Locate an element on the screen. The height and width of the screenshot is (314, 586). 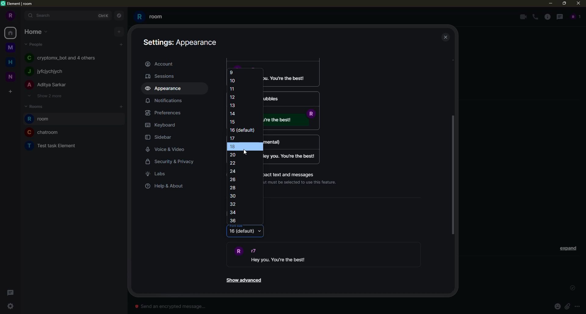
‘Show compact text and messages is located at coordinates (292, 173).